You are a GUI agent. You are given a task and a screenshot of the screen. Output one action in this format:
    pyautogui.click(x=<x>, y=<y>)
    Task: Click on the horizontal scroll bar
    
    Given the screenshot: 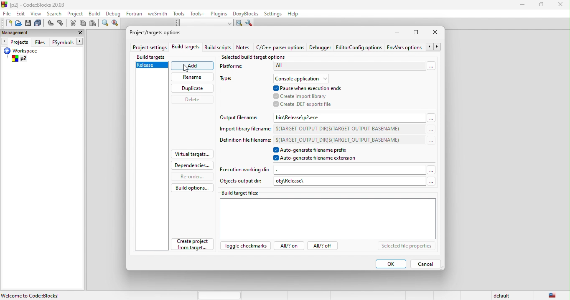 What is the action you would take?
    pyautogui.click(x=221, y=295)
    